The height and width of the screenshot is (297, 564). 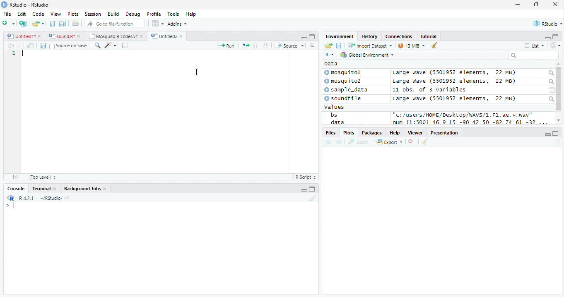 I want to click on sample_data, so click(x=347, y=90).